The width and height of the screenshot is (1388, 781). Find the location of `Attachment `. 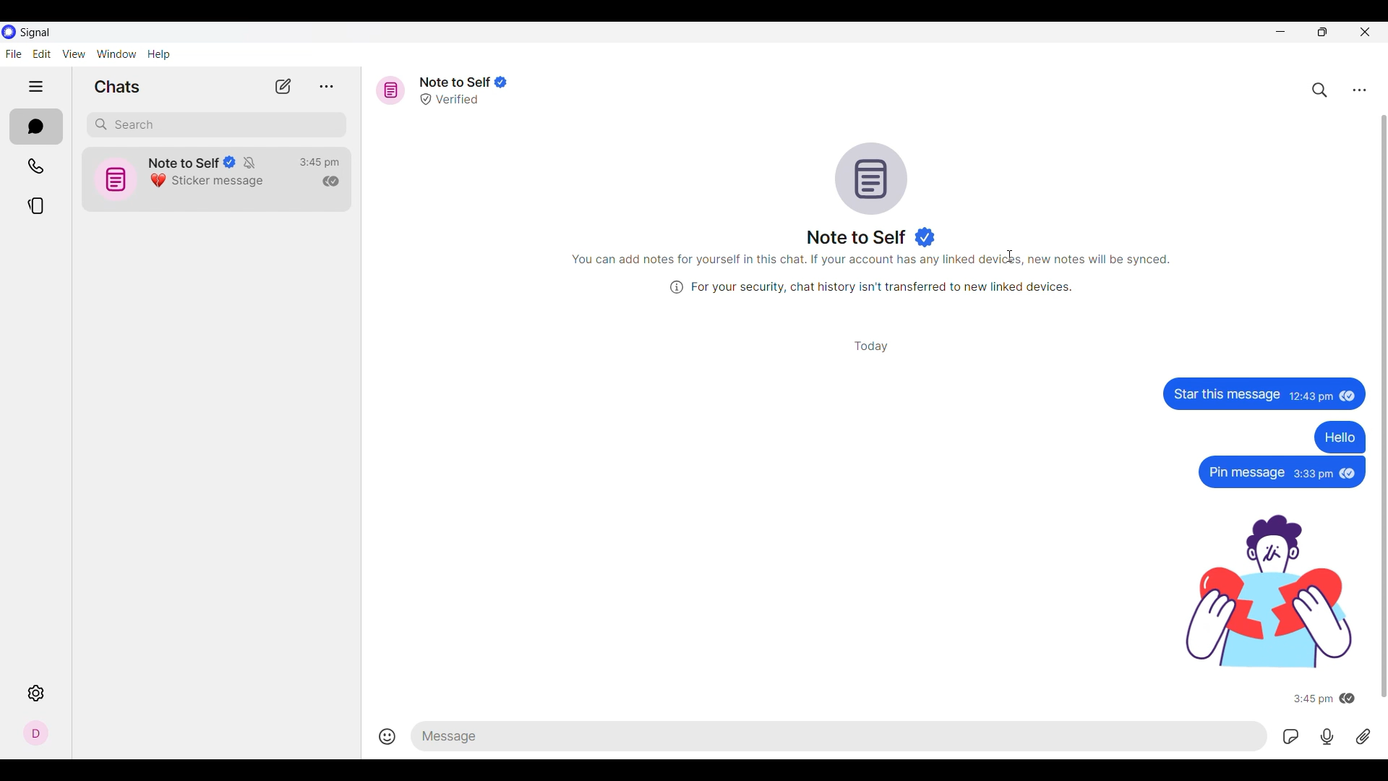

Attachment  is located at coordinates (1363, 736).